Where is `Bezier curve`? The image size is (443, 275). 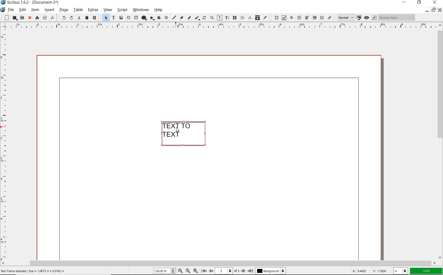 Bezier curve is located at coordinates (181, 17).